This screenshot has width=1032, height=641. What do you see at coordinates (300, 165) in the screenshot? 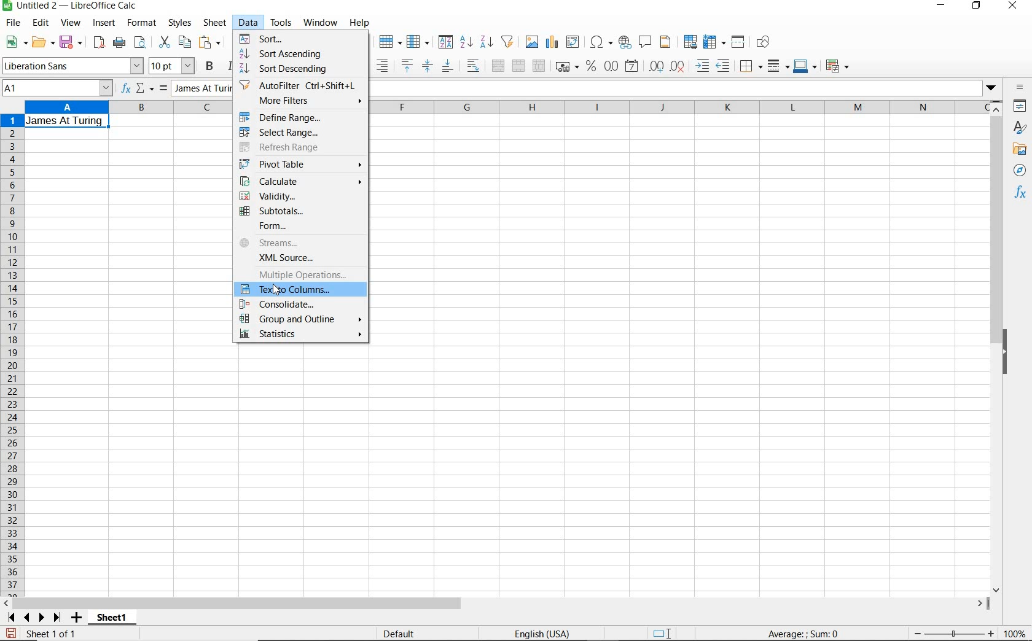
I see `pivot table` at bounding box center [300, 165].